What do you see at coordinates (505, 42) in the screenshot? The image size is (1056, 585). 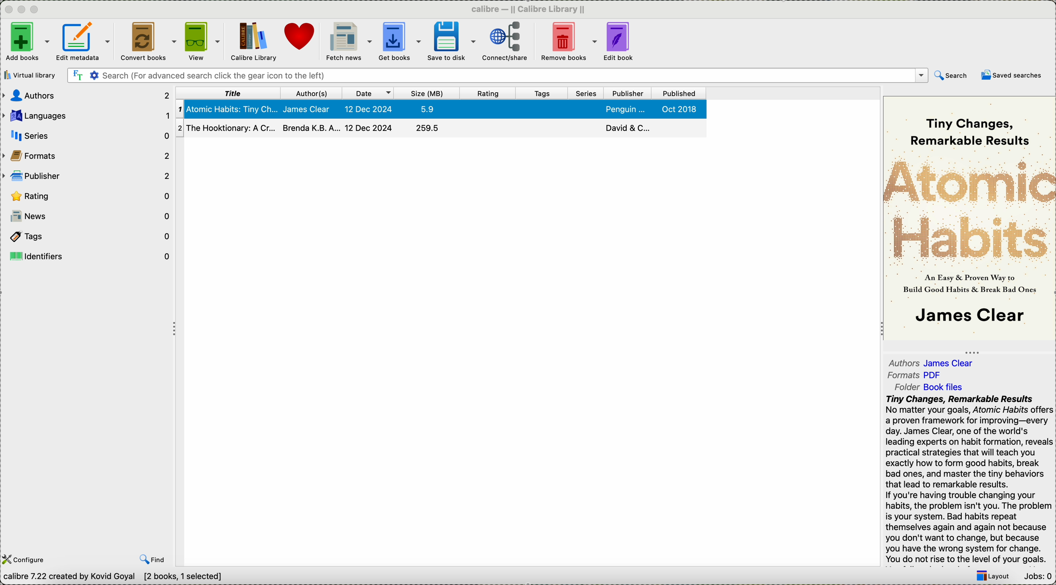 I see `connect/share` at bounding box center [505, 42].